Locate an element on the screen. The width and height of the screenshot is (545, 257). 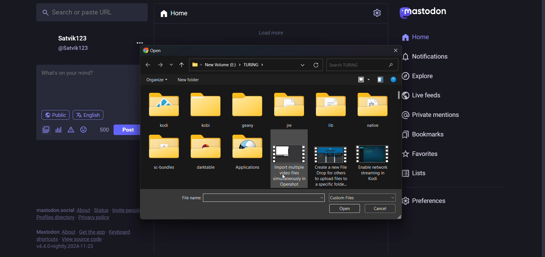
english is located at coordinates (90, 115).